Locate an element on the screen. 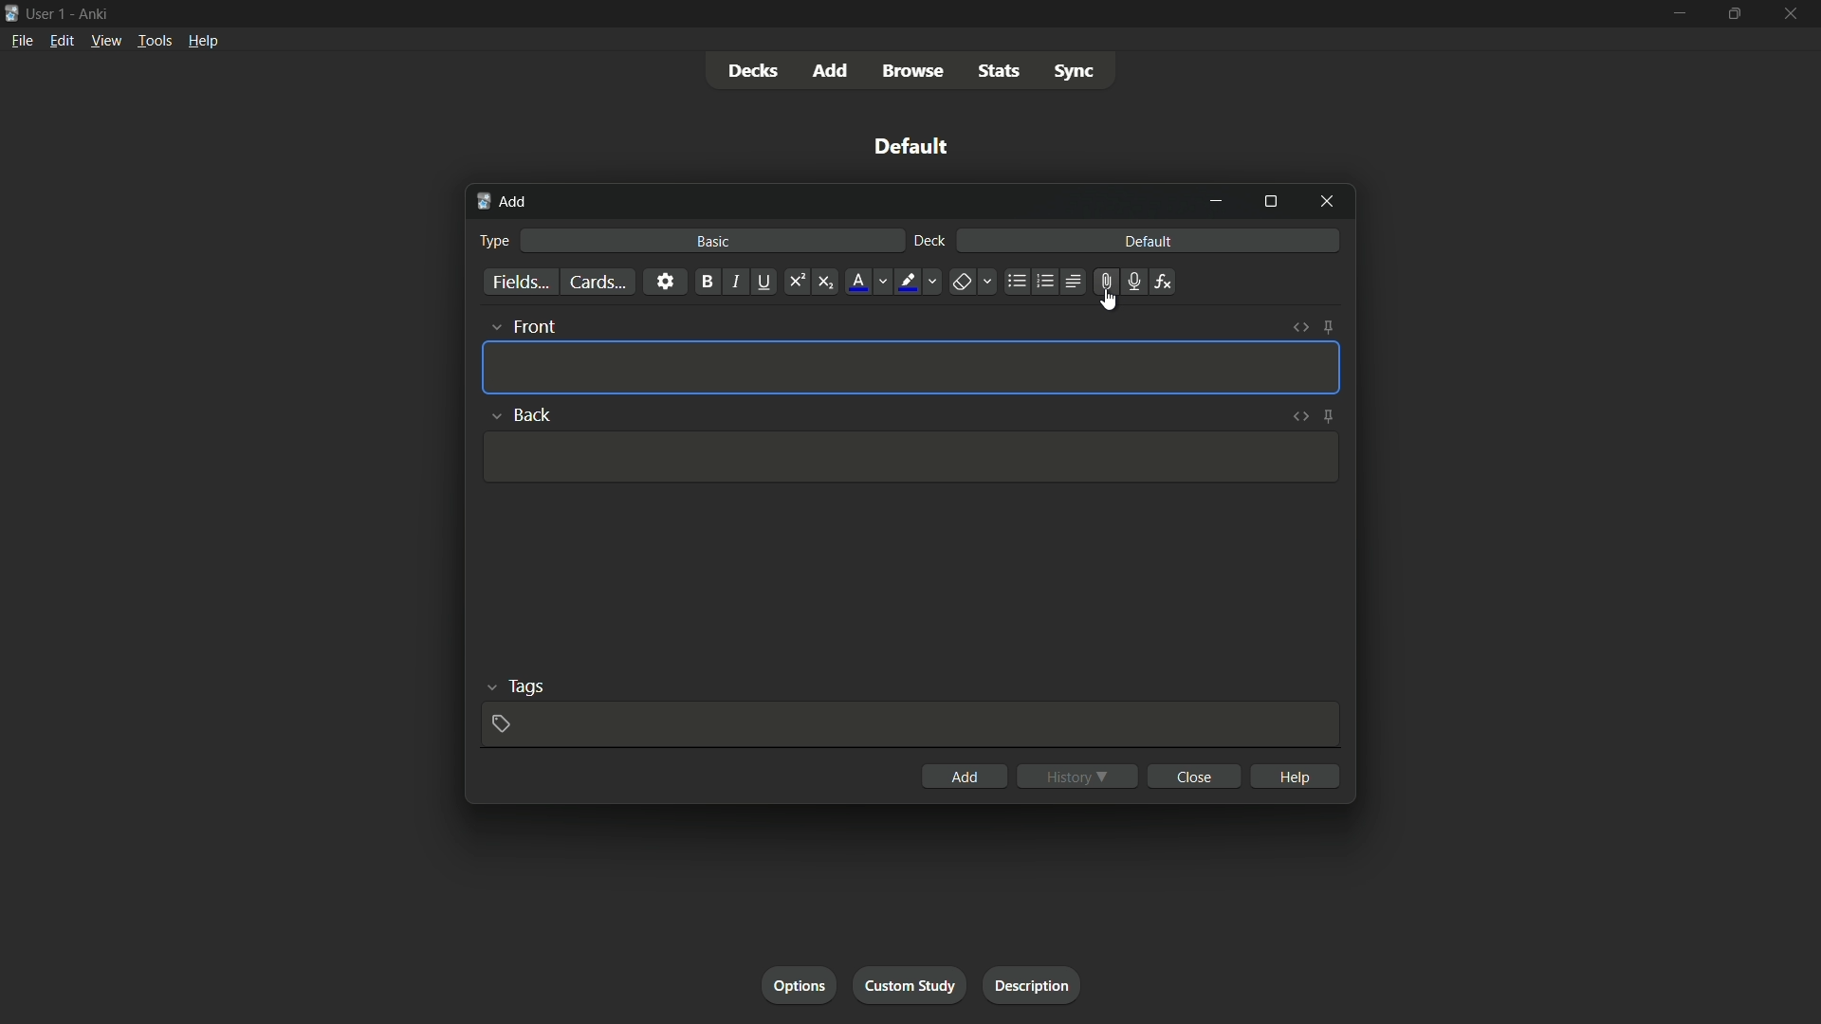  toggle sticky is located at coordinates (1332, 415).